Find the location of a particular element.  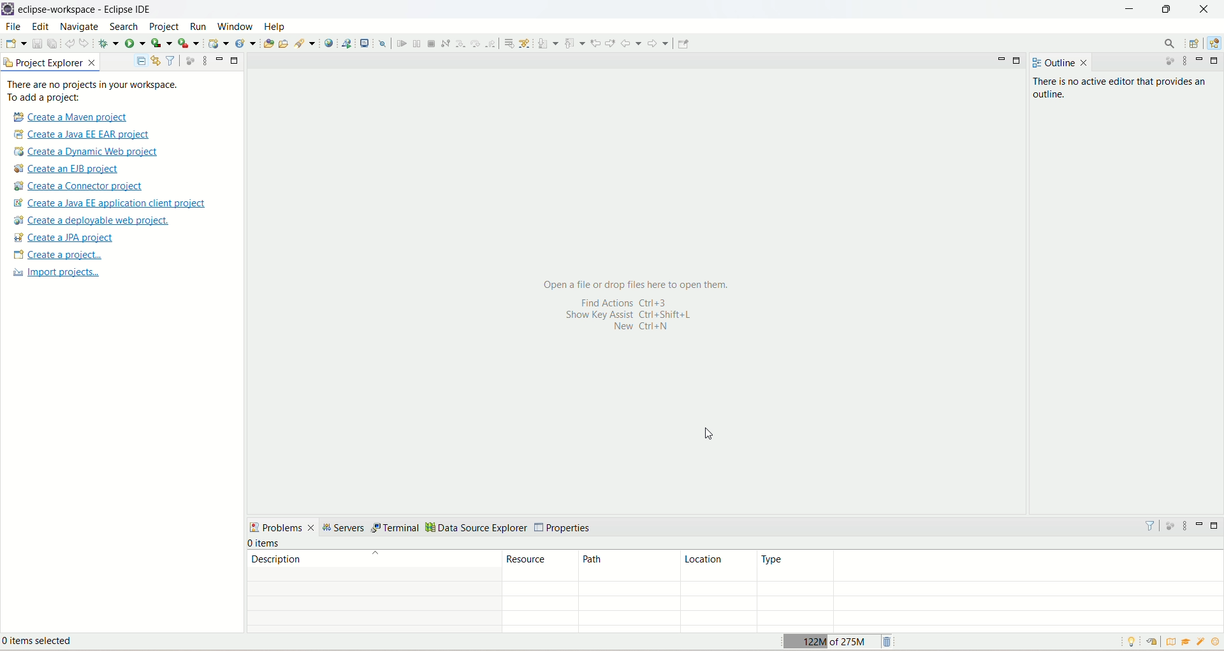

Show Key Assist Ctrl+Shift+L is located at coordinates (642, 315).